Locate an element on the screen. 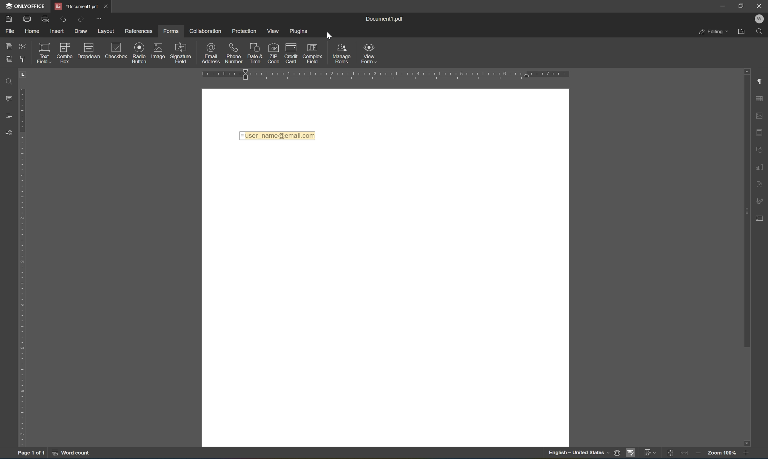 This screenshot has width=768, height=459. form settings is located at coordinates (762, 223).